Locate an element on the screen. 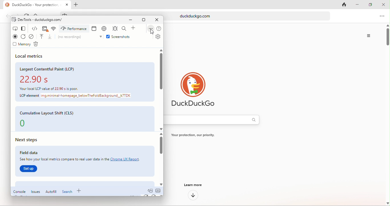 Image resolution: width=390 pixels, height=206 pixels. autofill is located at coordinates (50, 190).